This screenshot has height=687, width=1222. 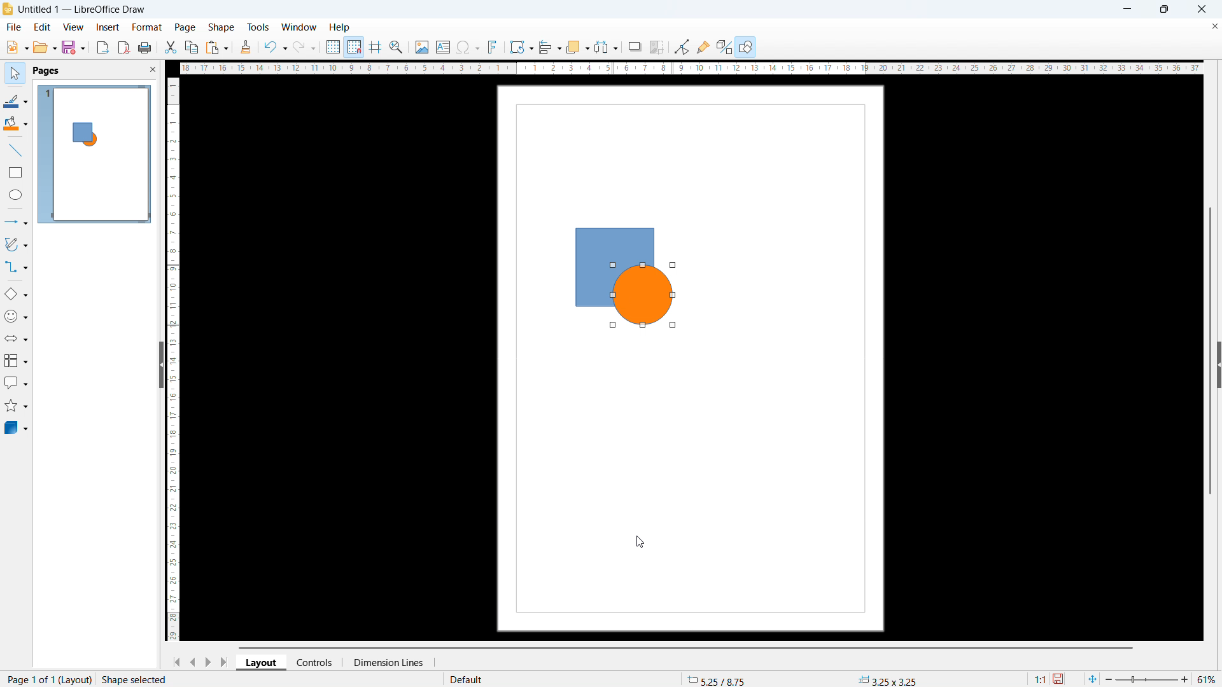 What do you see at coordinates (333, 46) in the screenshot?
I see `display grid` at bounding box center [333, 46].